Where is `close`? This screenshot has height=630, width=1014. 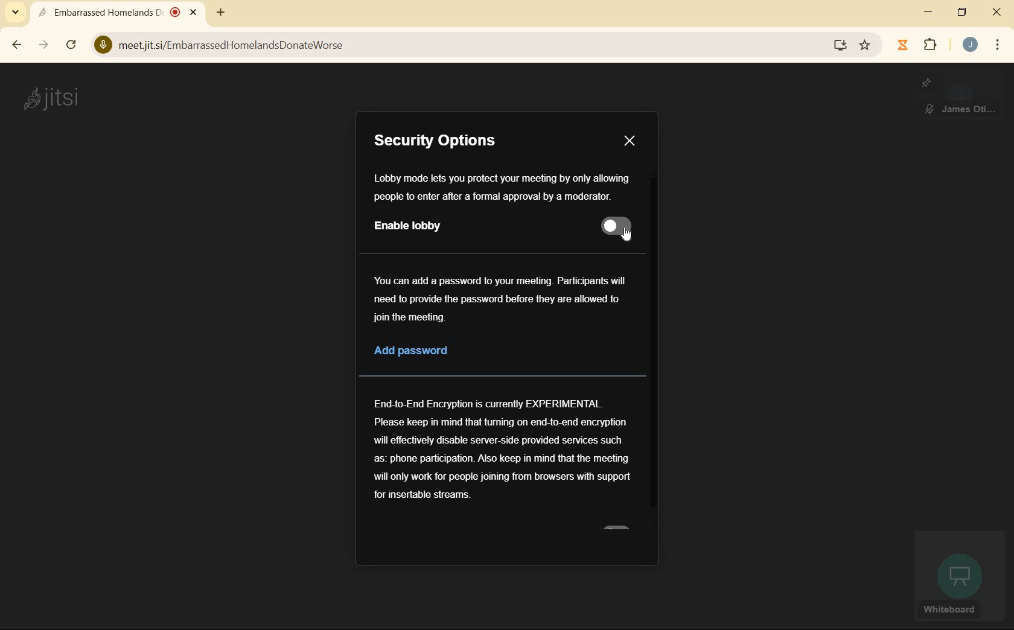
close is located at coordinates (997, 13).